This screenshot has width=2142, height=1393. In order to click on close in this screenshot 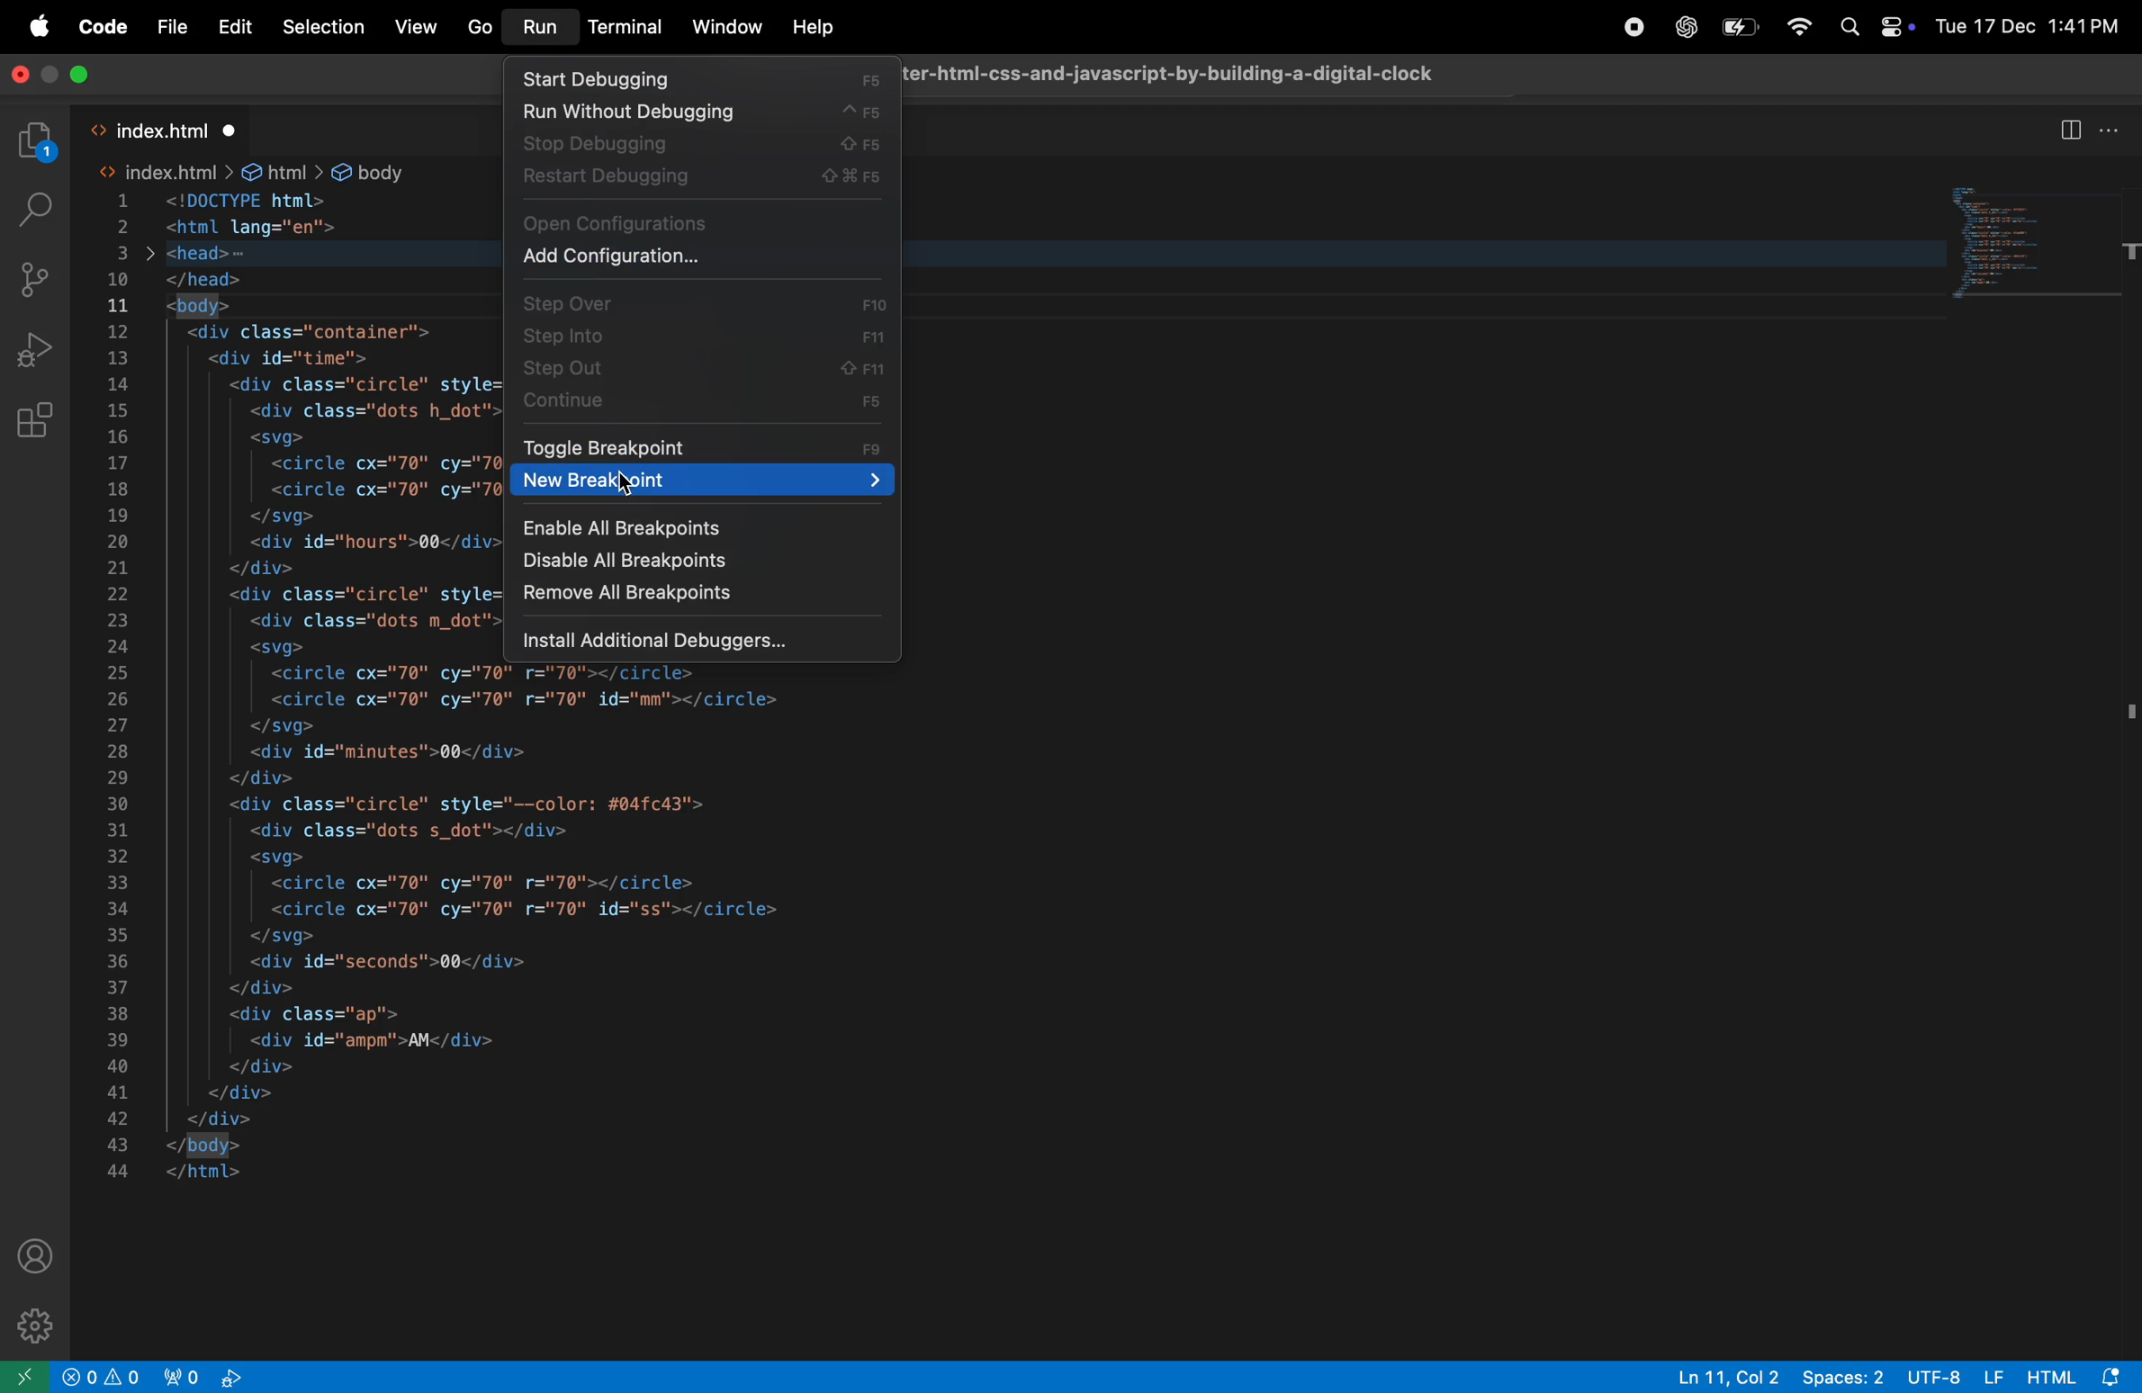, I will do `click(16, 79)`.